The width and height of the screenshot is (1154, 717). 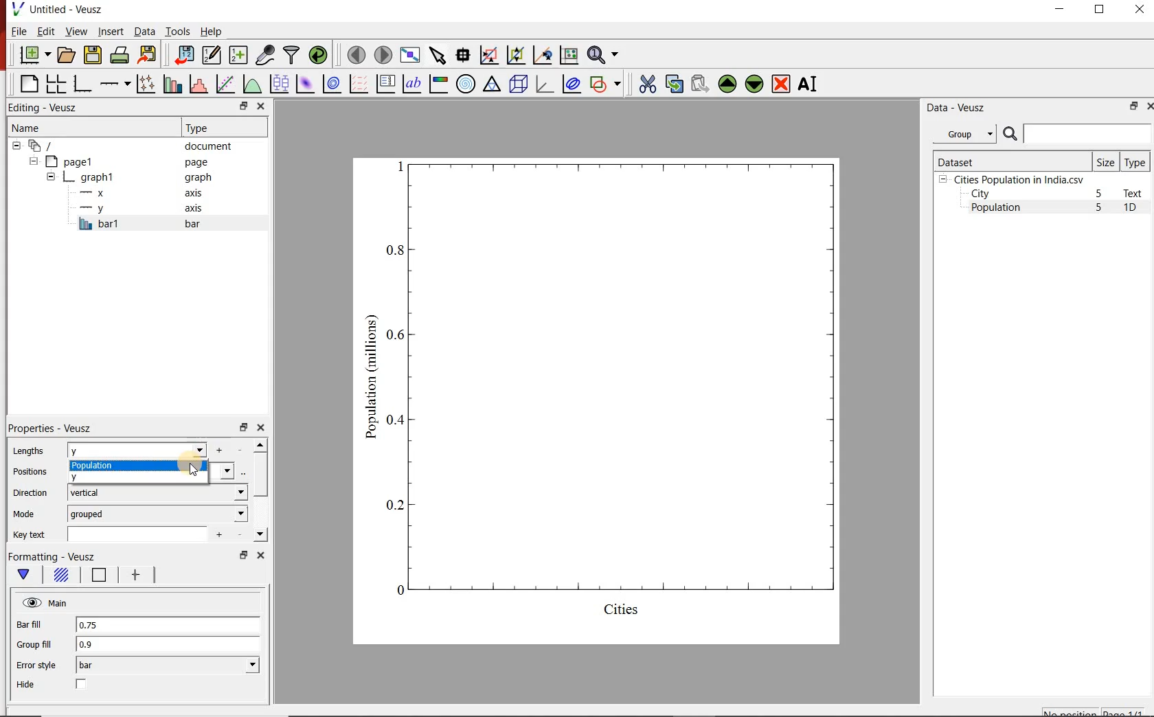 What do you see at coordinates (139, 466) in the screenshot?
I see `population` at bounding box center [139, 466].